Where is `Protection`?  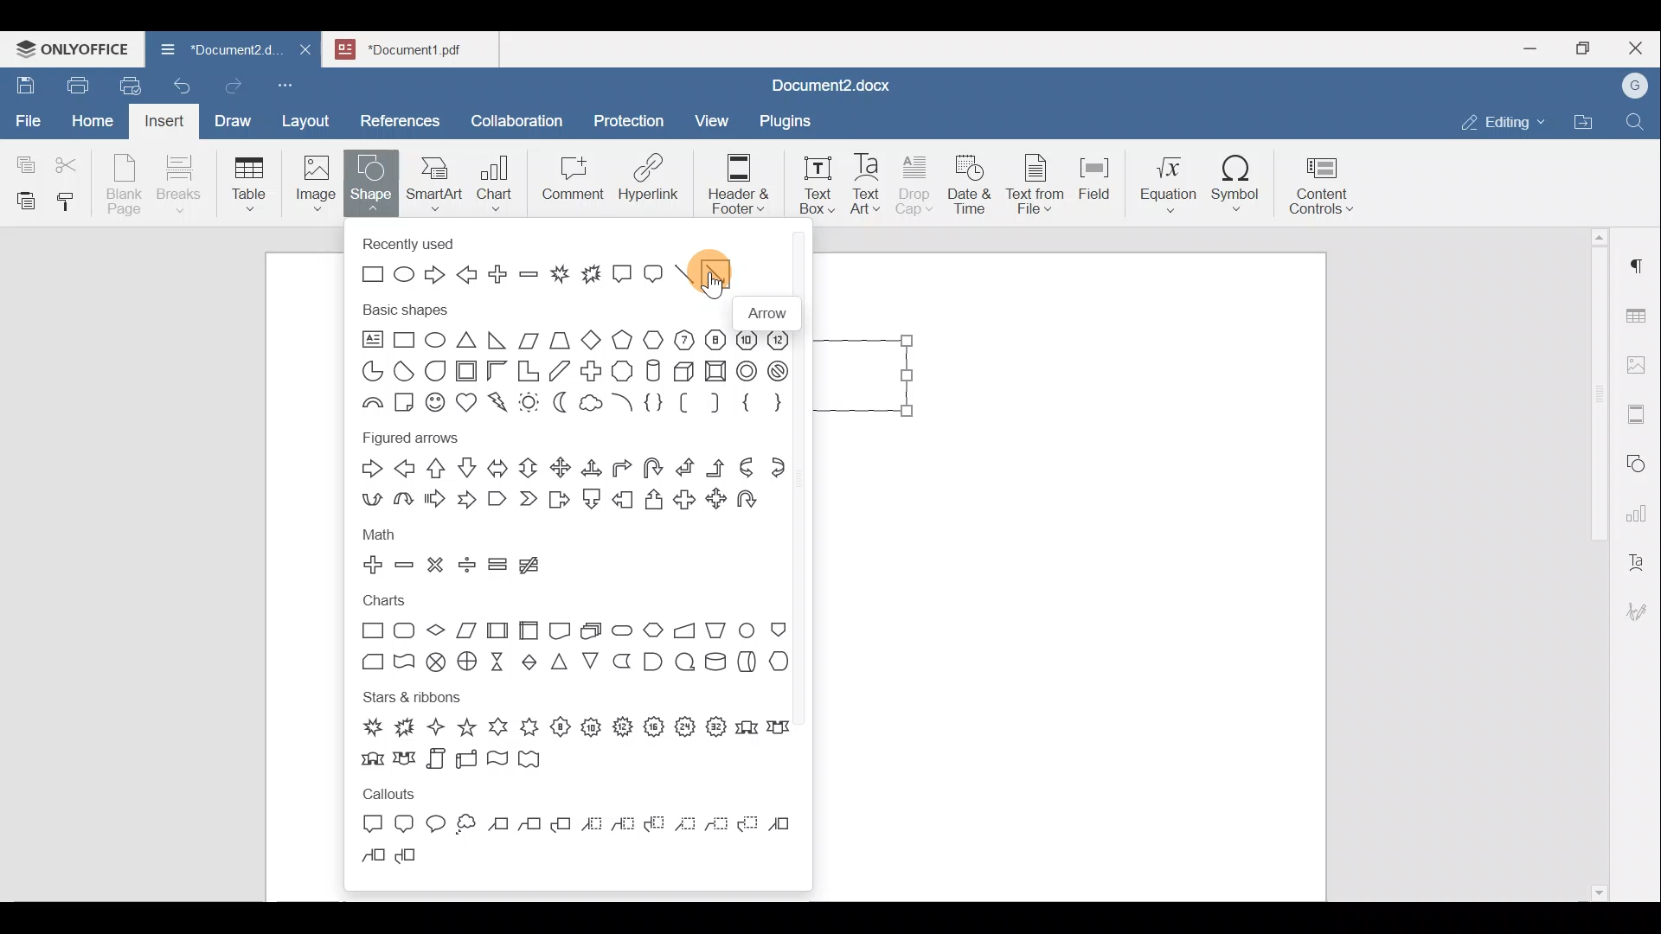 Protection is located at coordinates (634, 118).